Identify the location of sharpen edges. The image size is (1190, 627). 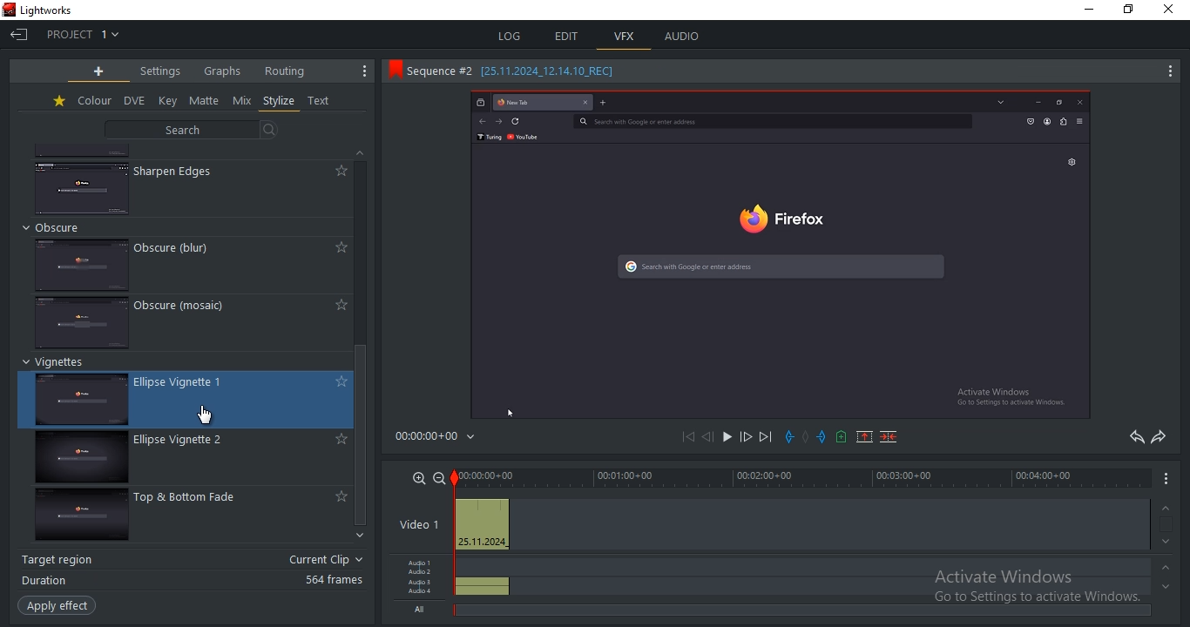
(179, 172).